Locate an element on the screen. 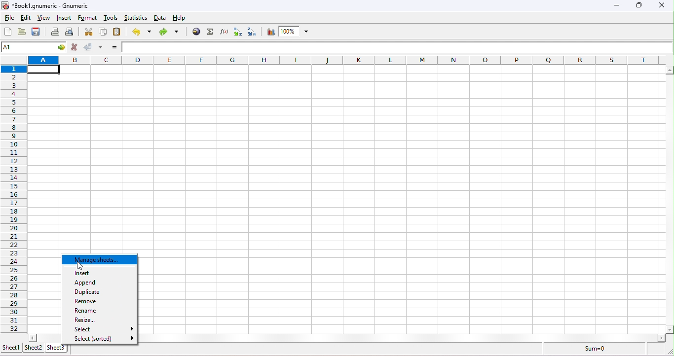  enter formula is located at coordinates (112, 47).